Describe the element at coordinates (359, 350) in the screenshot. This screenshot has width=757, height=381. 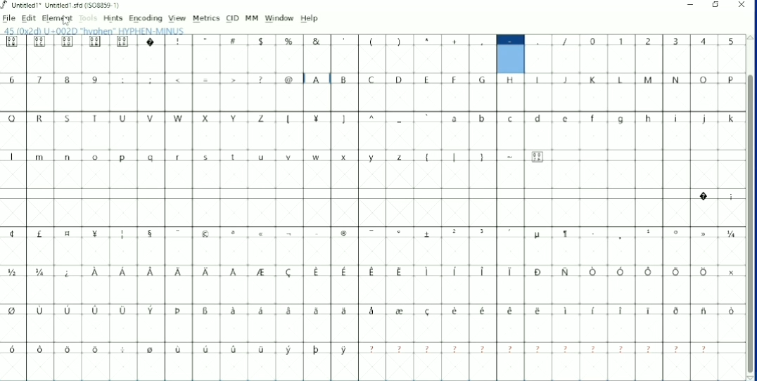
I see `Symbols` at that location.